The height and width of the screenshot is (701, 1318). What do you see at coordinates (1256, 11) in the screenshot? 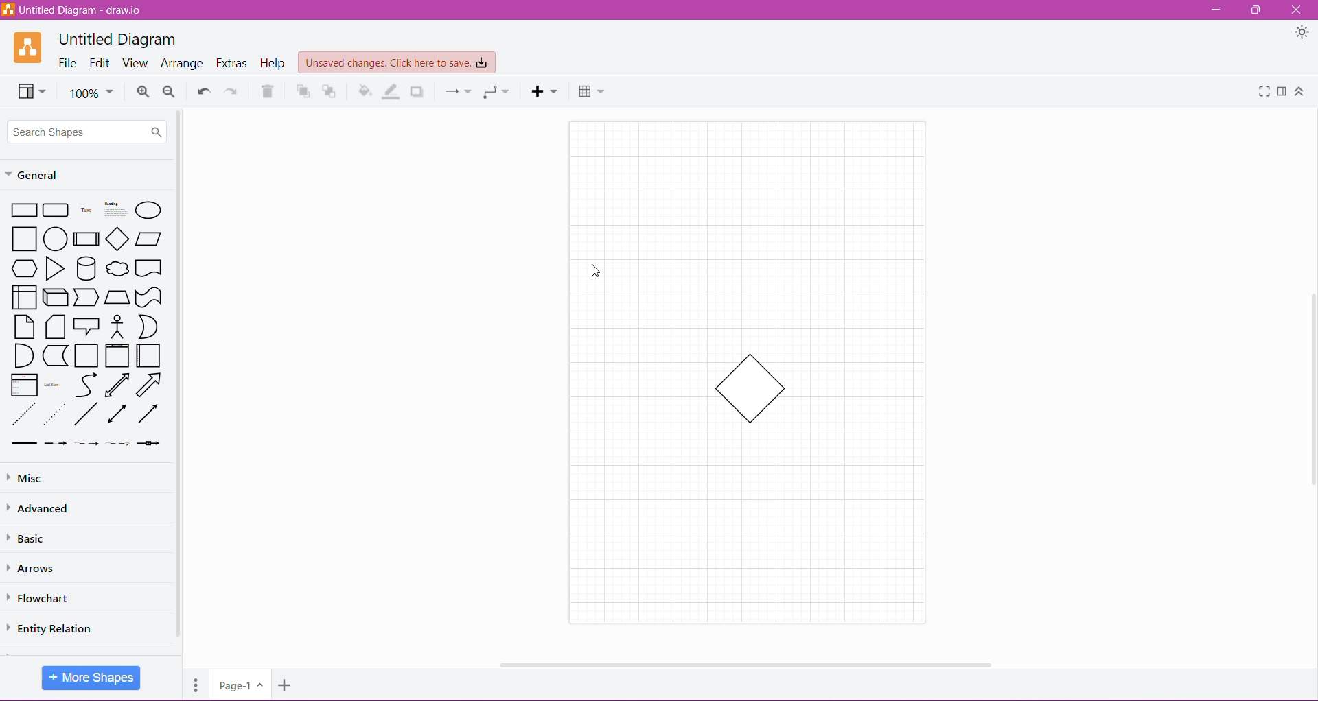
I see `Restore Down` at bounding box center [1256, 11].